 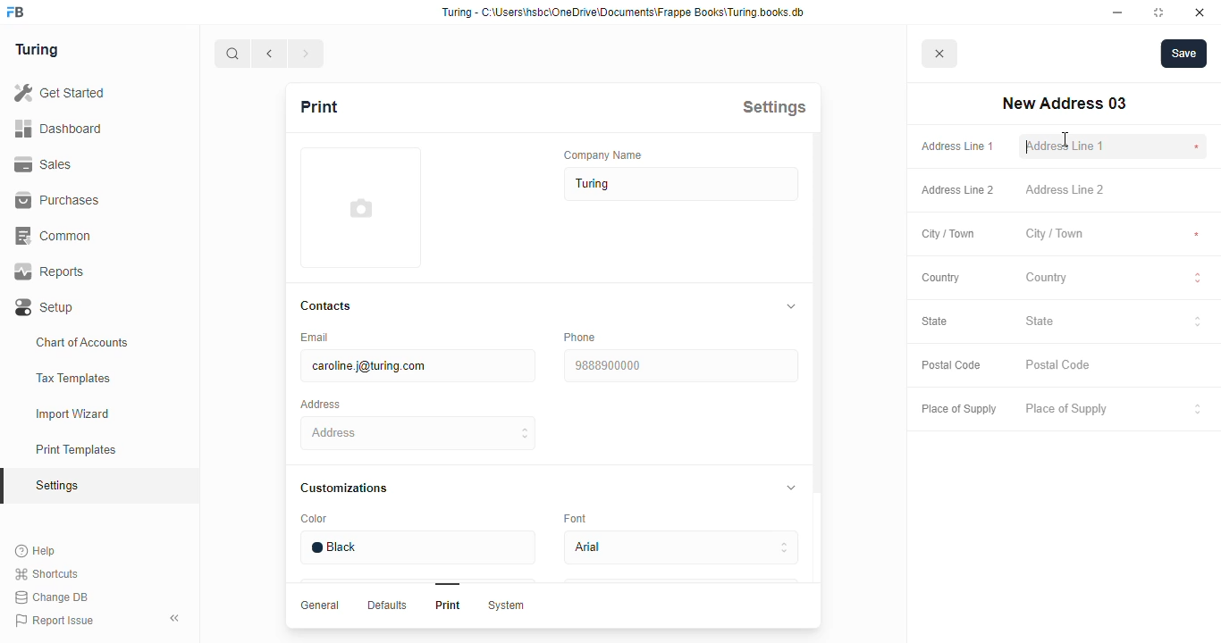 What do you see at coordinates (1065, 139) in the screenshot?
I see `cursor` at bounding box center [1065, 139].